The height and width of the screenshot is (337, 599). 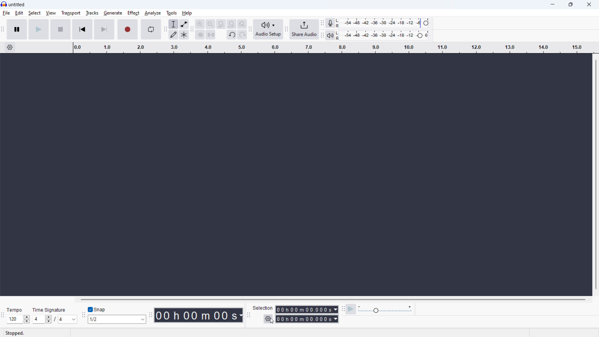 What do you see at coordinates (286, 30) in the screenshot?
I see `share audio toolbar` at bounding box center [286, 30].